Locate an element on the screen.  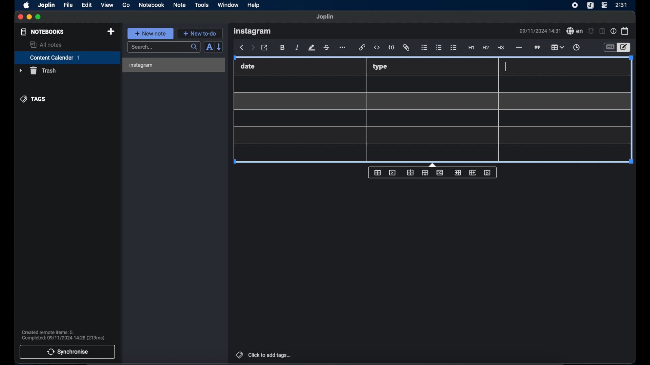
highlight is located at coordinates (312, 48).